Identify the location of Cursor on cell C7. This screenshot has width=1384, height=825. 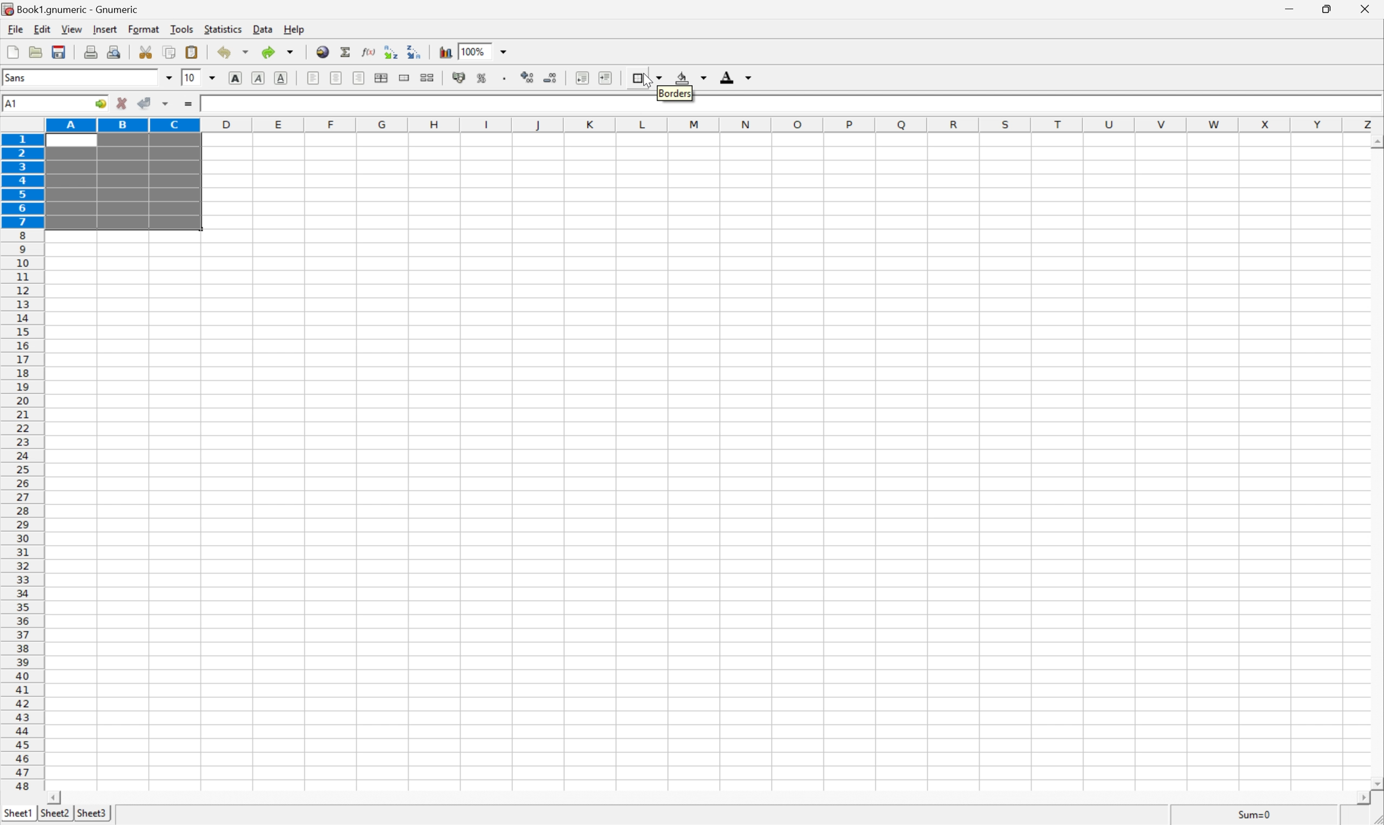
(173, 222).